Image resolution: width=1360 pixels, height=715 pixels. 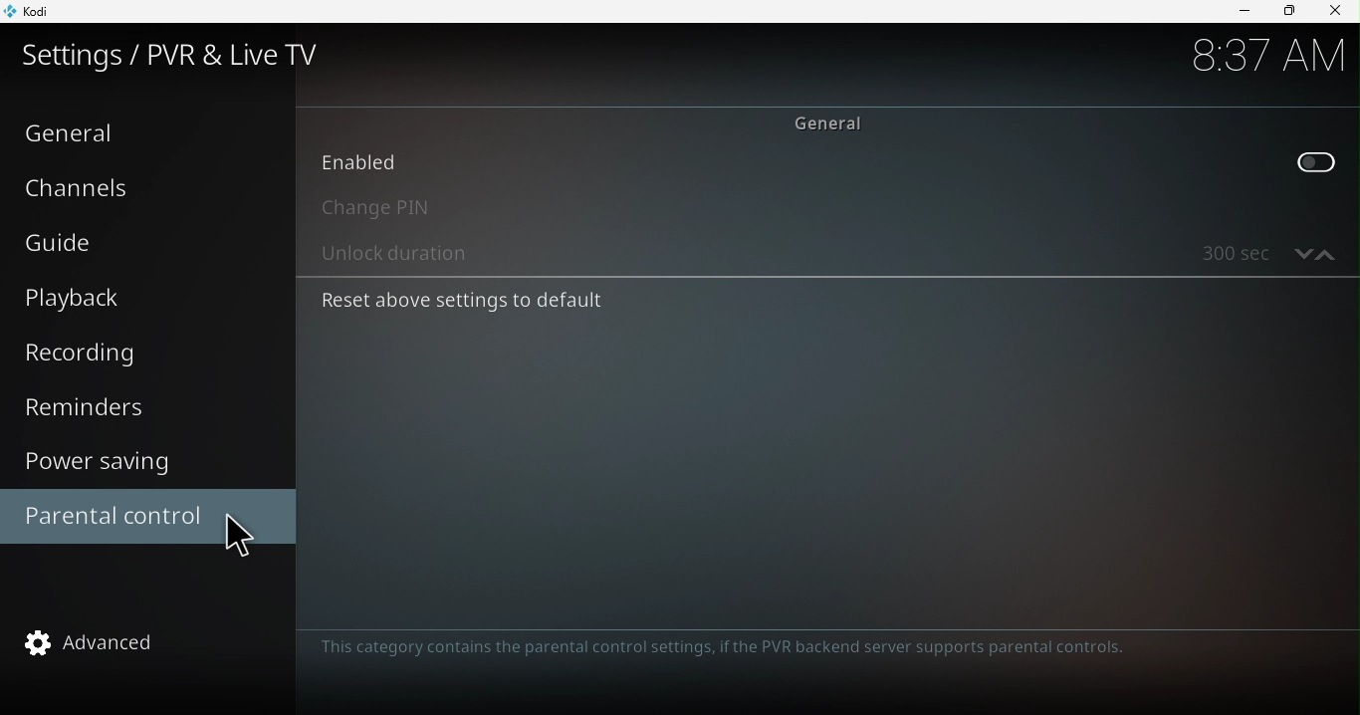 What do you see at coordinates (113, 515) in the screenshot?
I see `Parental control` at bounding box center [113, 515].